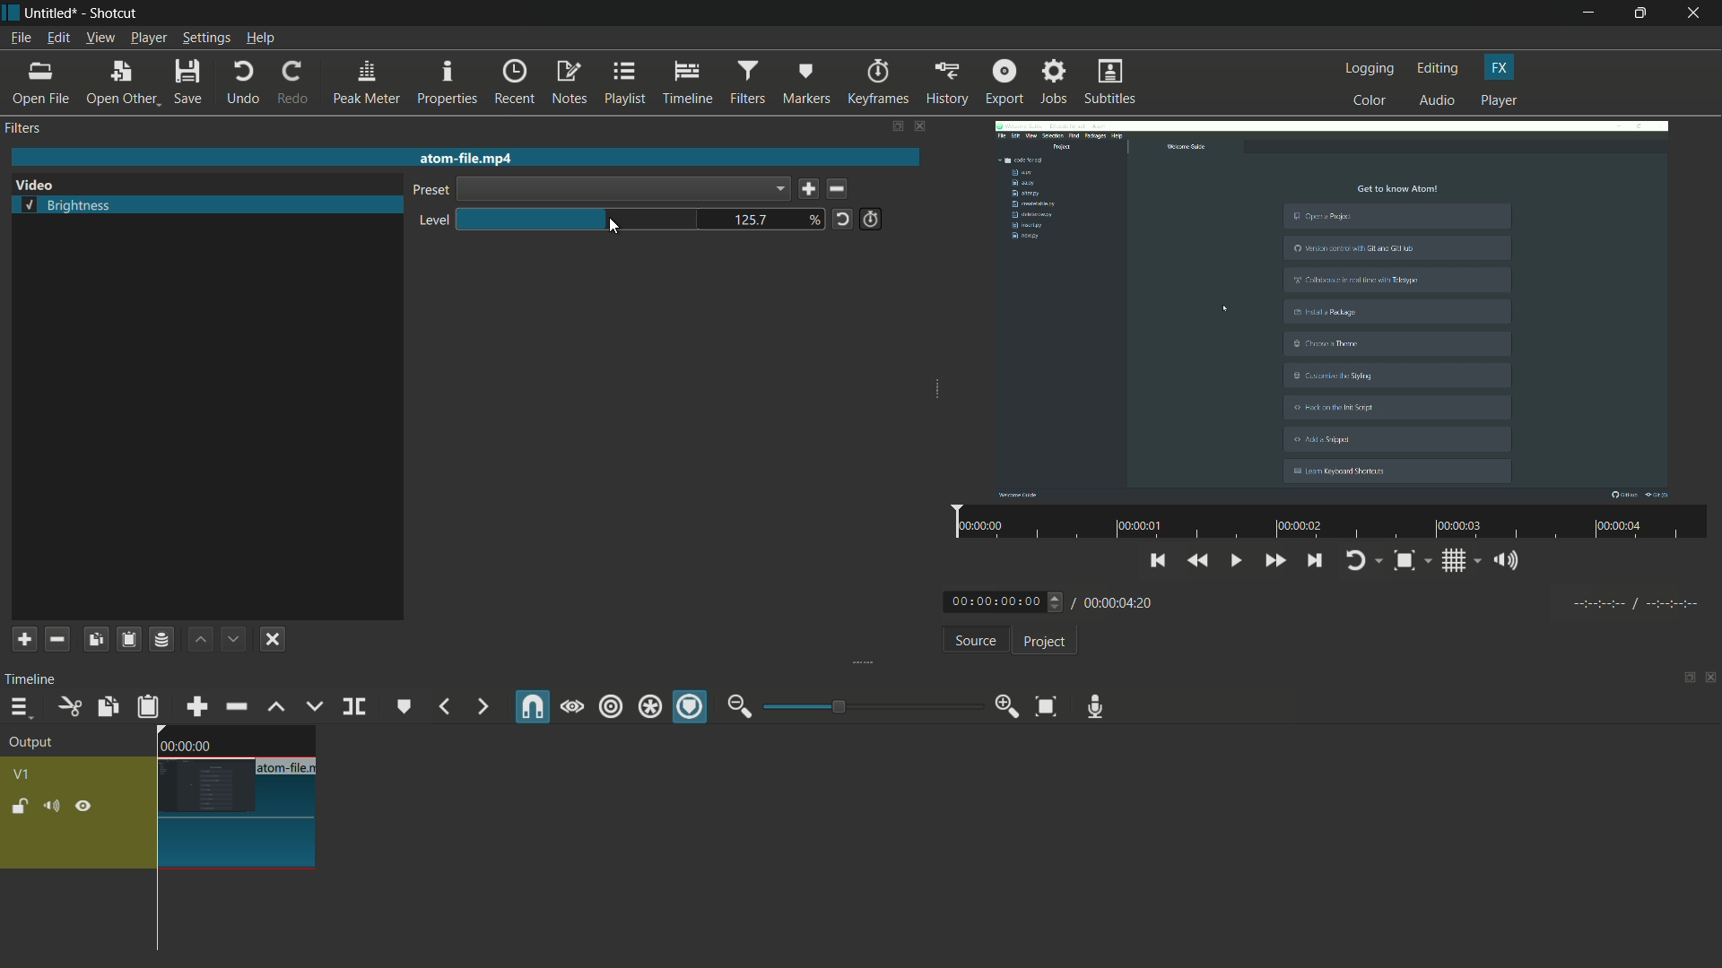 This screenshot has width=1722, height=968. I want to click on preset, so click(428, 192).